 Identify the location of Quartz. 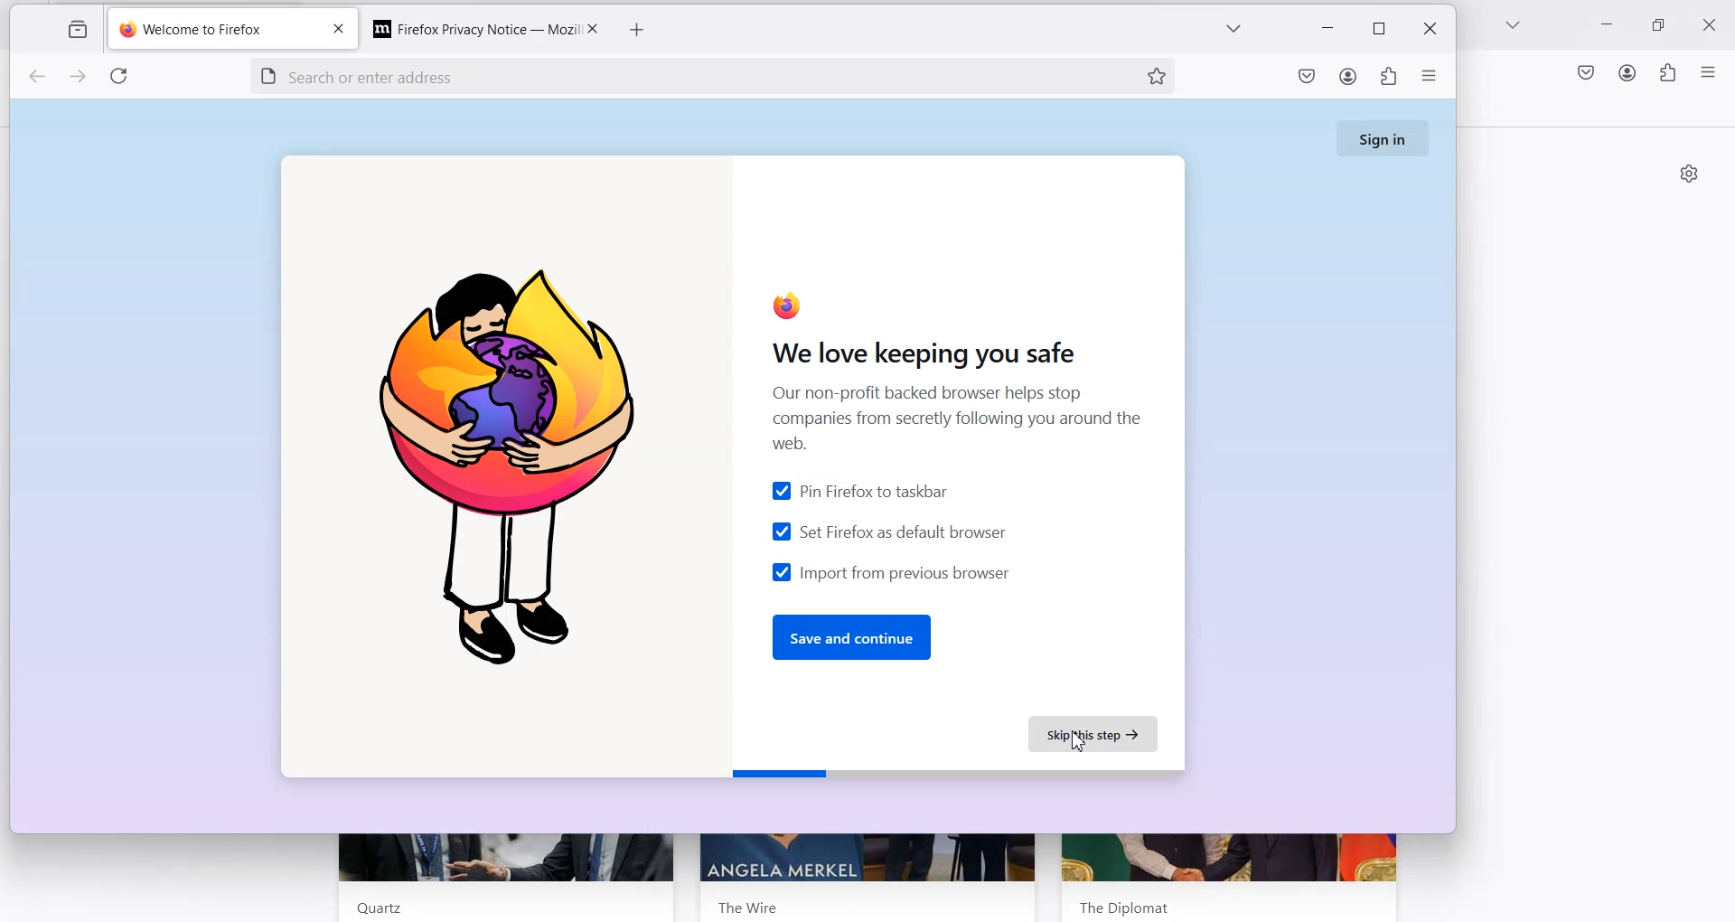
(372, 908).